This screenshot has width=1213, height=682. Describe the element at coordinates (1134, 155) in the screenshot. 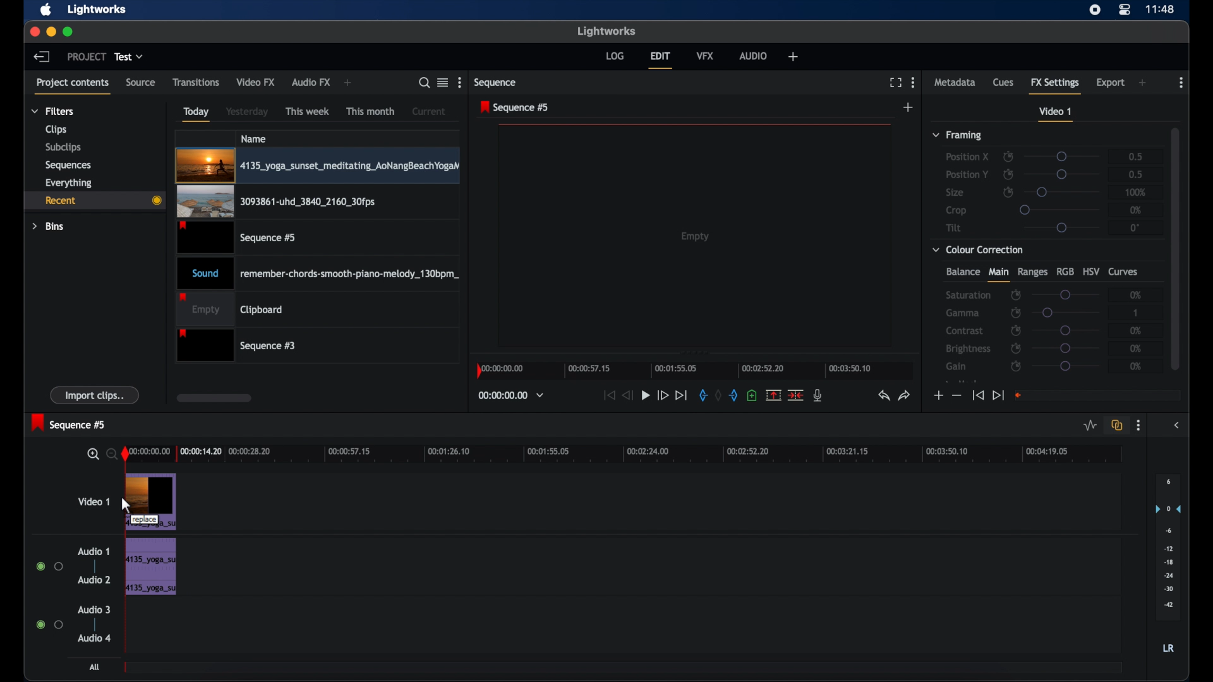

I see `0.5` at that location.